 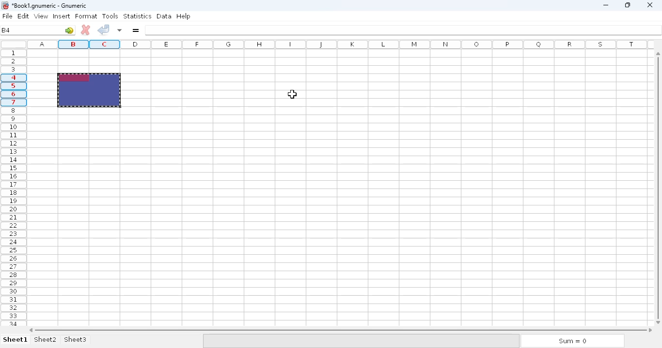 What do you see at coordinates (15, 339) in the screenshot?
I see `sheet 1` at bounding box center [15, 339].